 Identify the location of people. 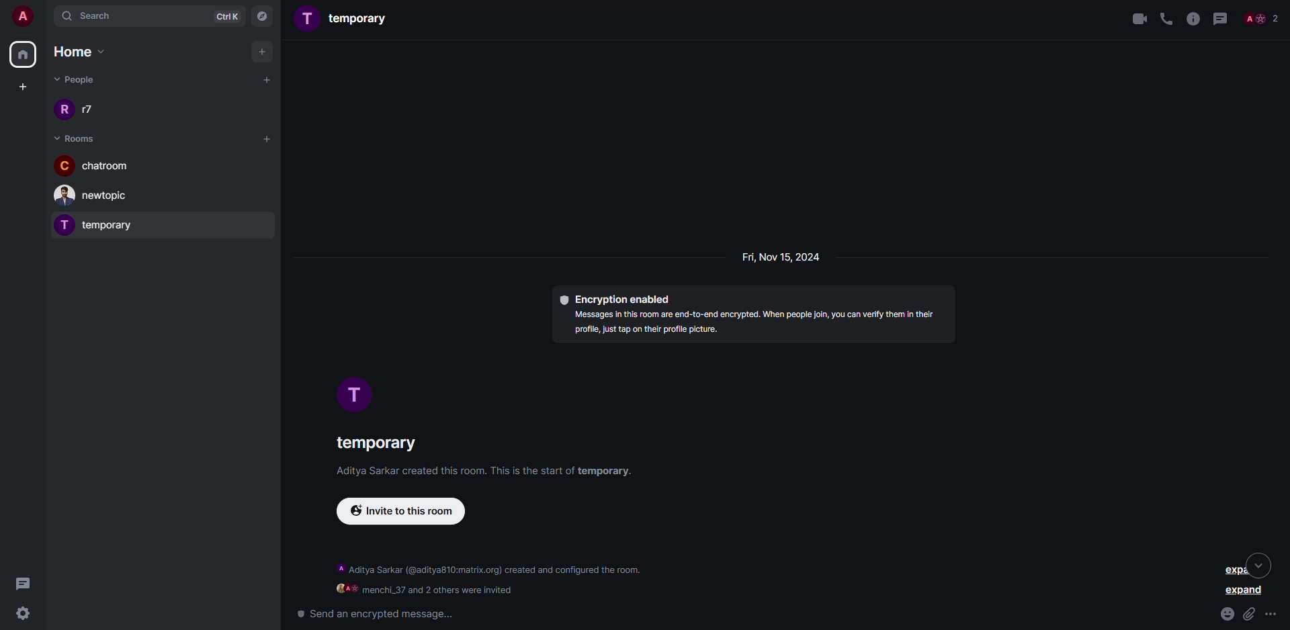
(1262, 17).